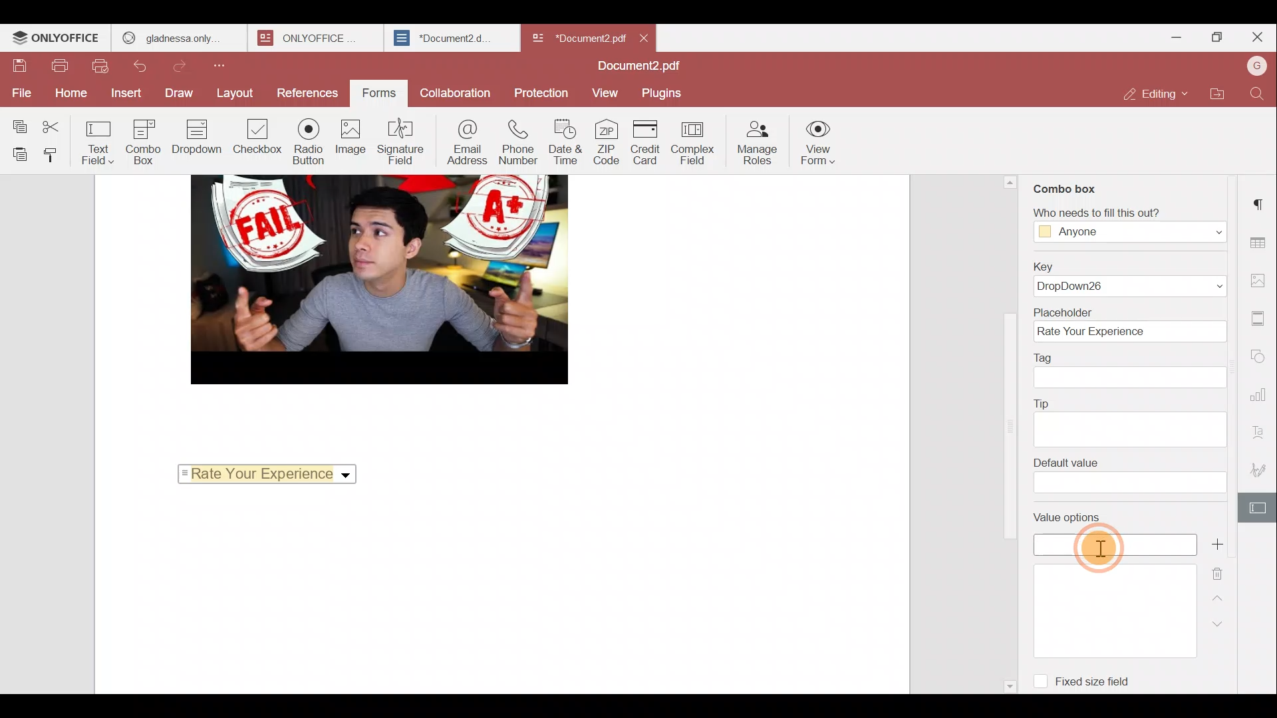 The width and height of the screenshot is (1277, 718). Describe the element at coordinates (17, 154) in the screenshot. I see `Paste` at that location.